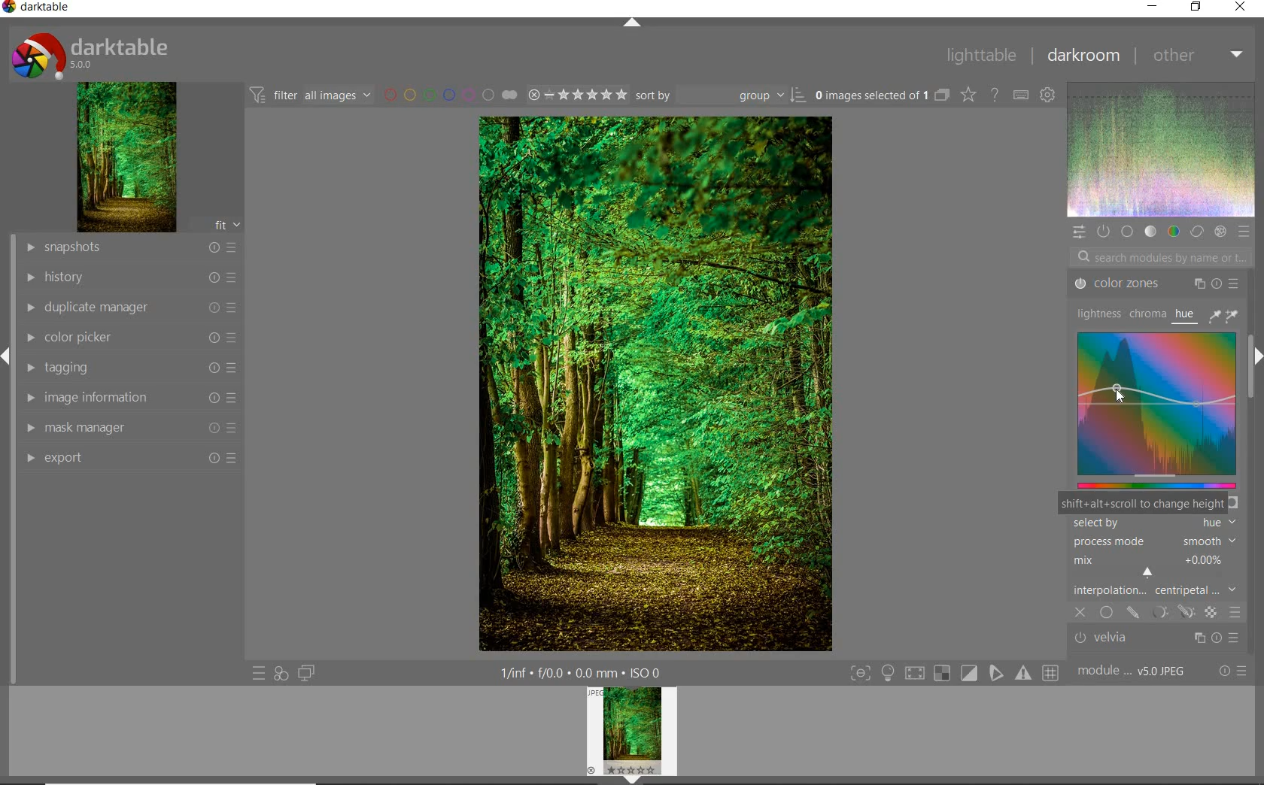 This screenshot has height=785, width=1264. What do you see at coordinates (1159, 541) in the screenshot?
I see `process mode` at bounding box center [1159, 541].